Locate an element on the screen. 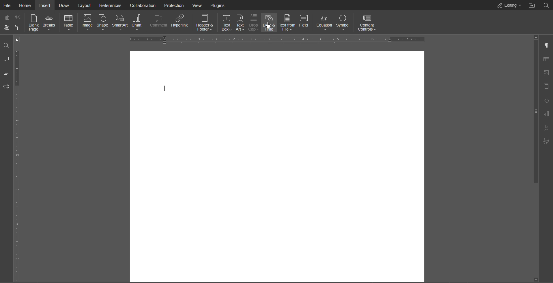 Image resolution: width=553 pixels, height=283 pixels. Drop Cap is located at coordinates (254, 21).